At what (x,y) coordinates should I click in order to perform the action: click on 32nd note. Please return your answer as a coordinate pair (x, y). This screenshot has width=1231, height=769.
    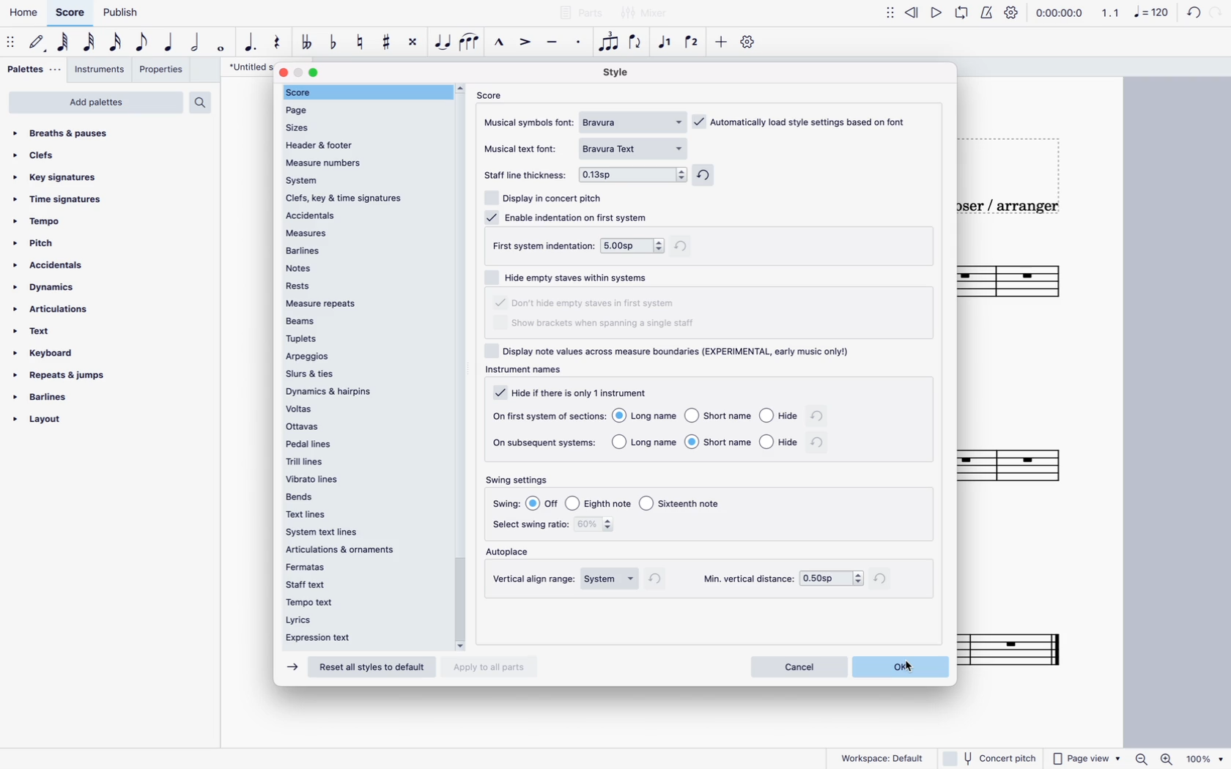
    Looking at the image, I should click on (90, 45).